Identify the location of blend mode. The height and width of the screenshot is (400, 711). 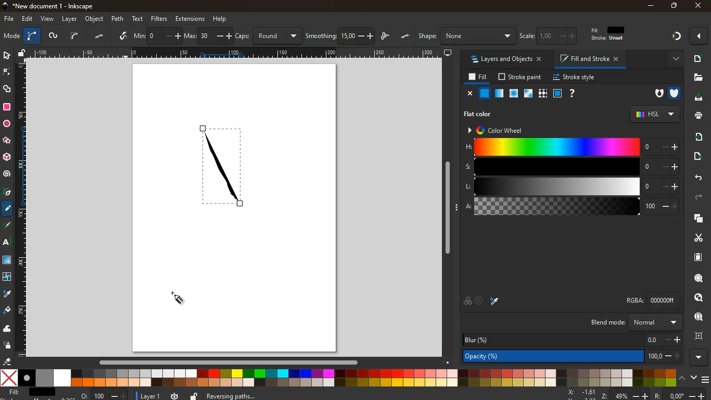
(634, 322).